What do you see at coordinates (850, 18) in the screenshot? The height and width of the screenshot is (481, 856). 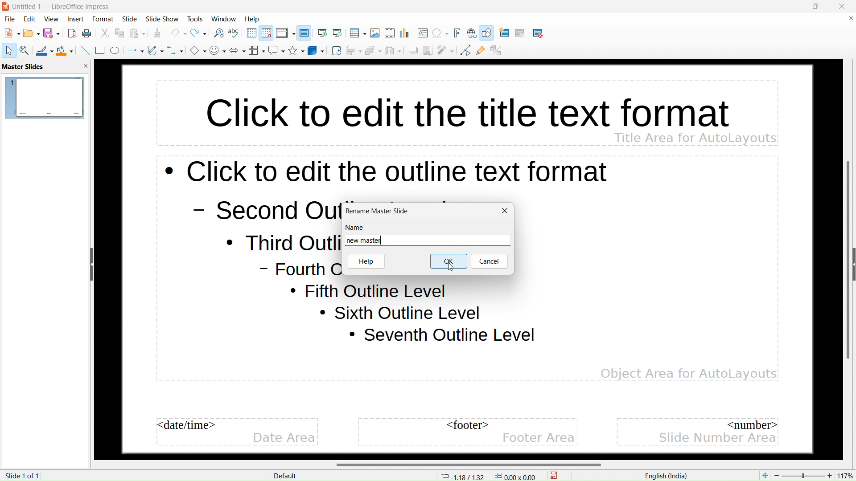 I see `close document` at bounding box center [850, 18].